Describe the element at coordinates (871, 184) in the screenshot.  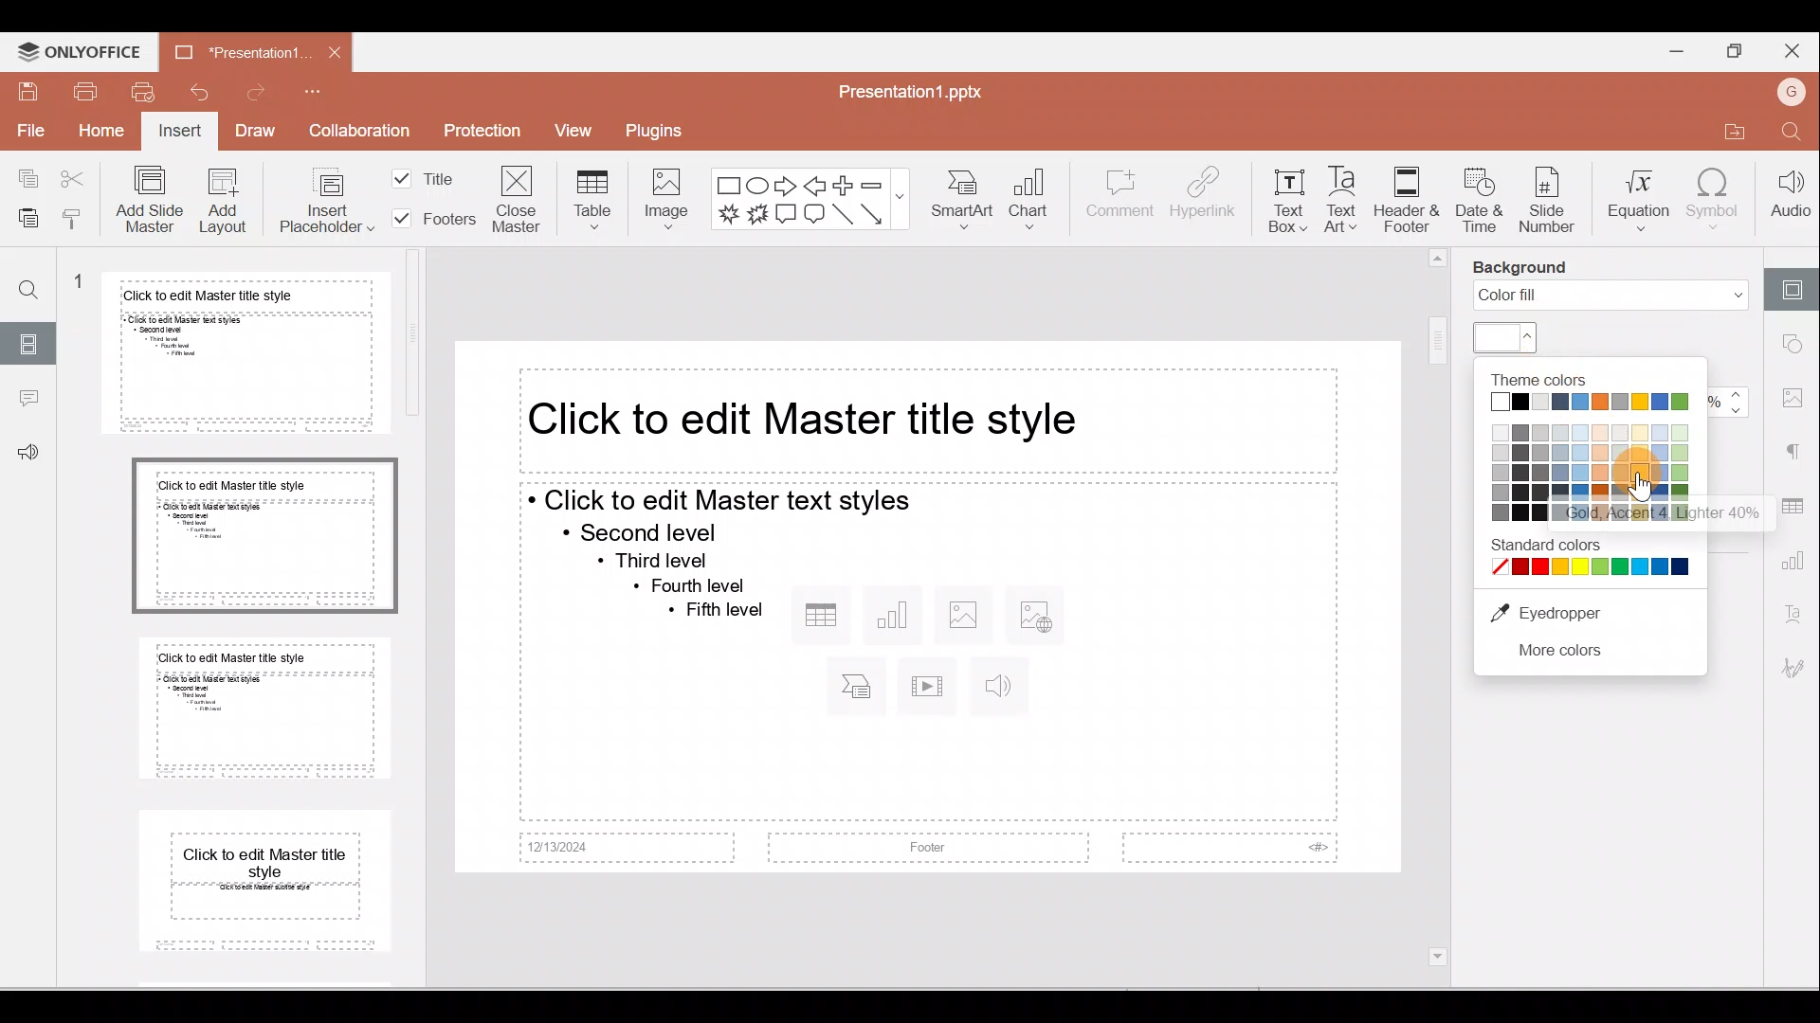
I see `Minus` at that location.